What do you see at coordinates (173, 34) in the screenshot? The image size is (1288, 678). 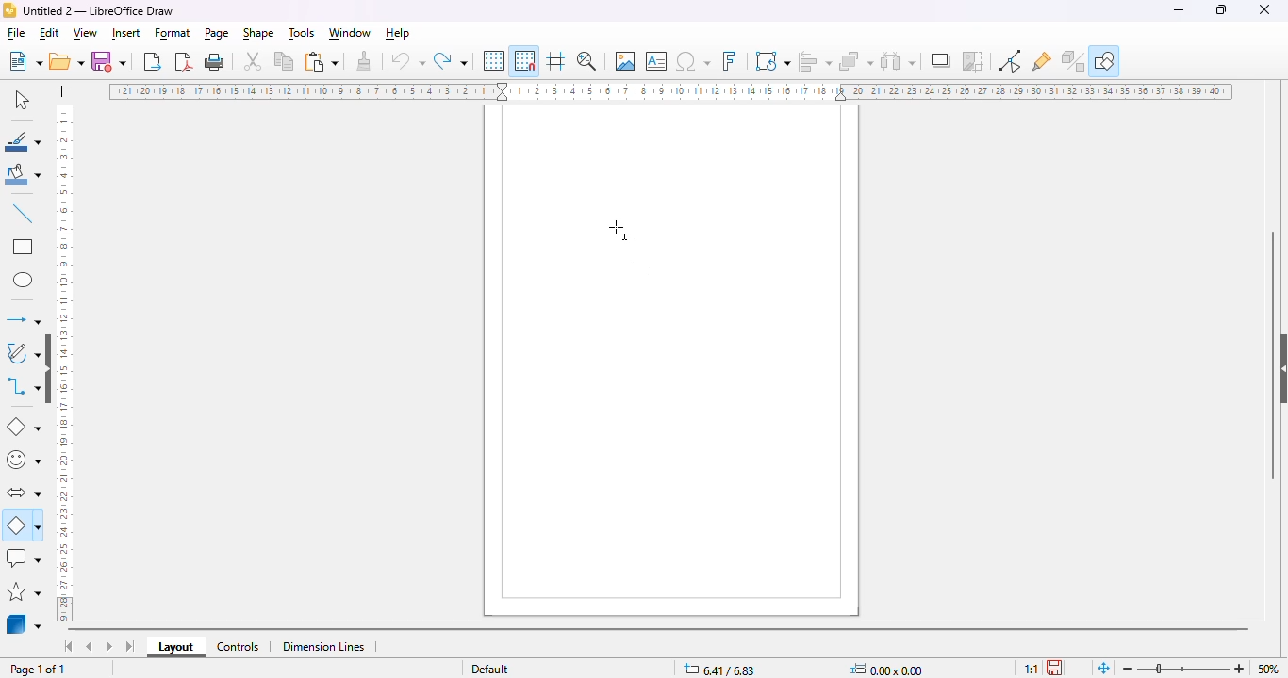 I see `format` at bounding box center [173, 34].